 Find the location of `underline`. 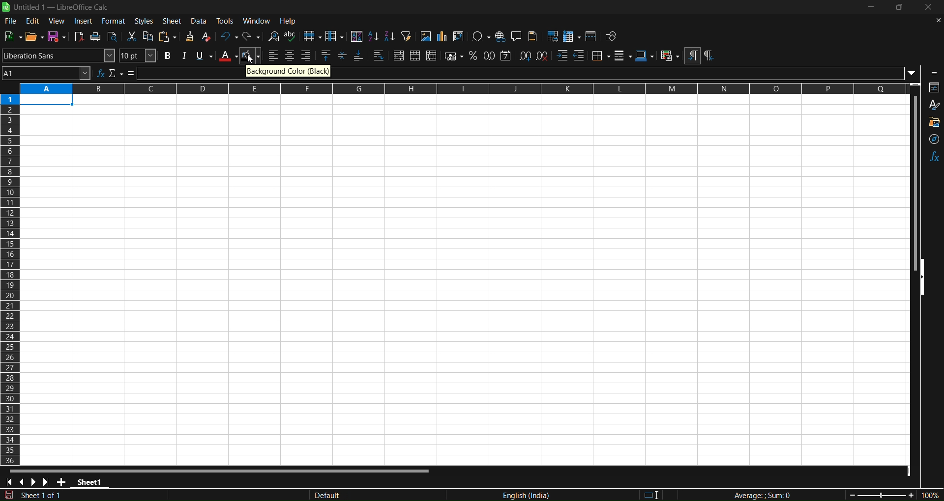

underline is located at coordinates (203, 55).